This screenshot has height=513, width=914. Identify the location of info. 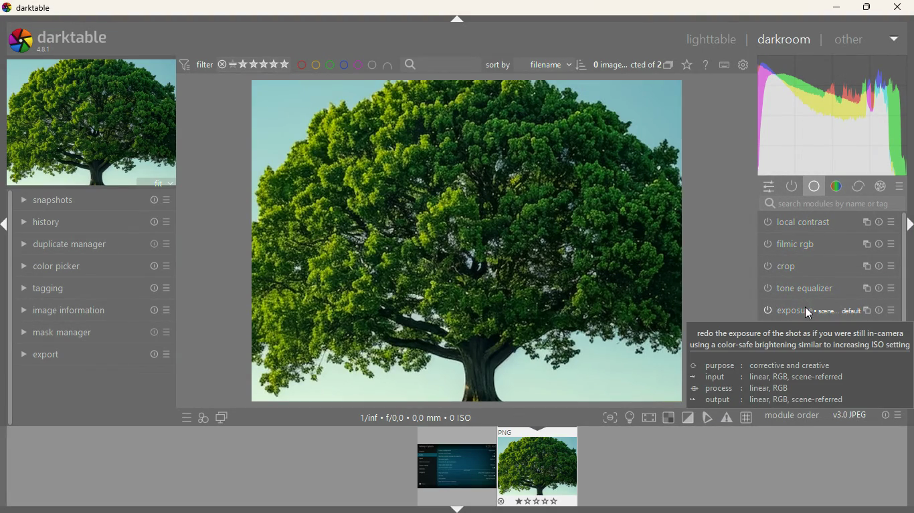
(865, 265).